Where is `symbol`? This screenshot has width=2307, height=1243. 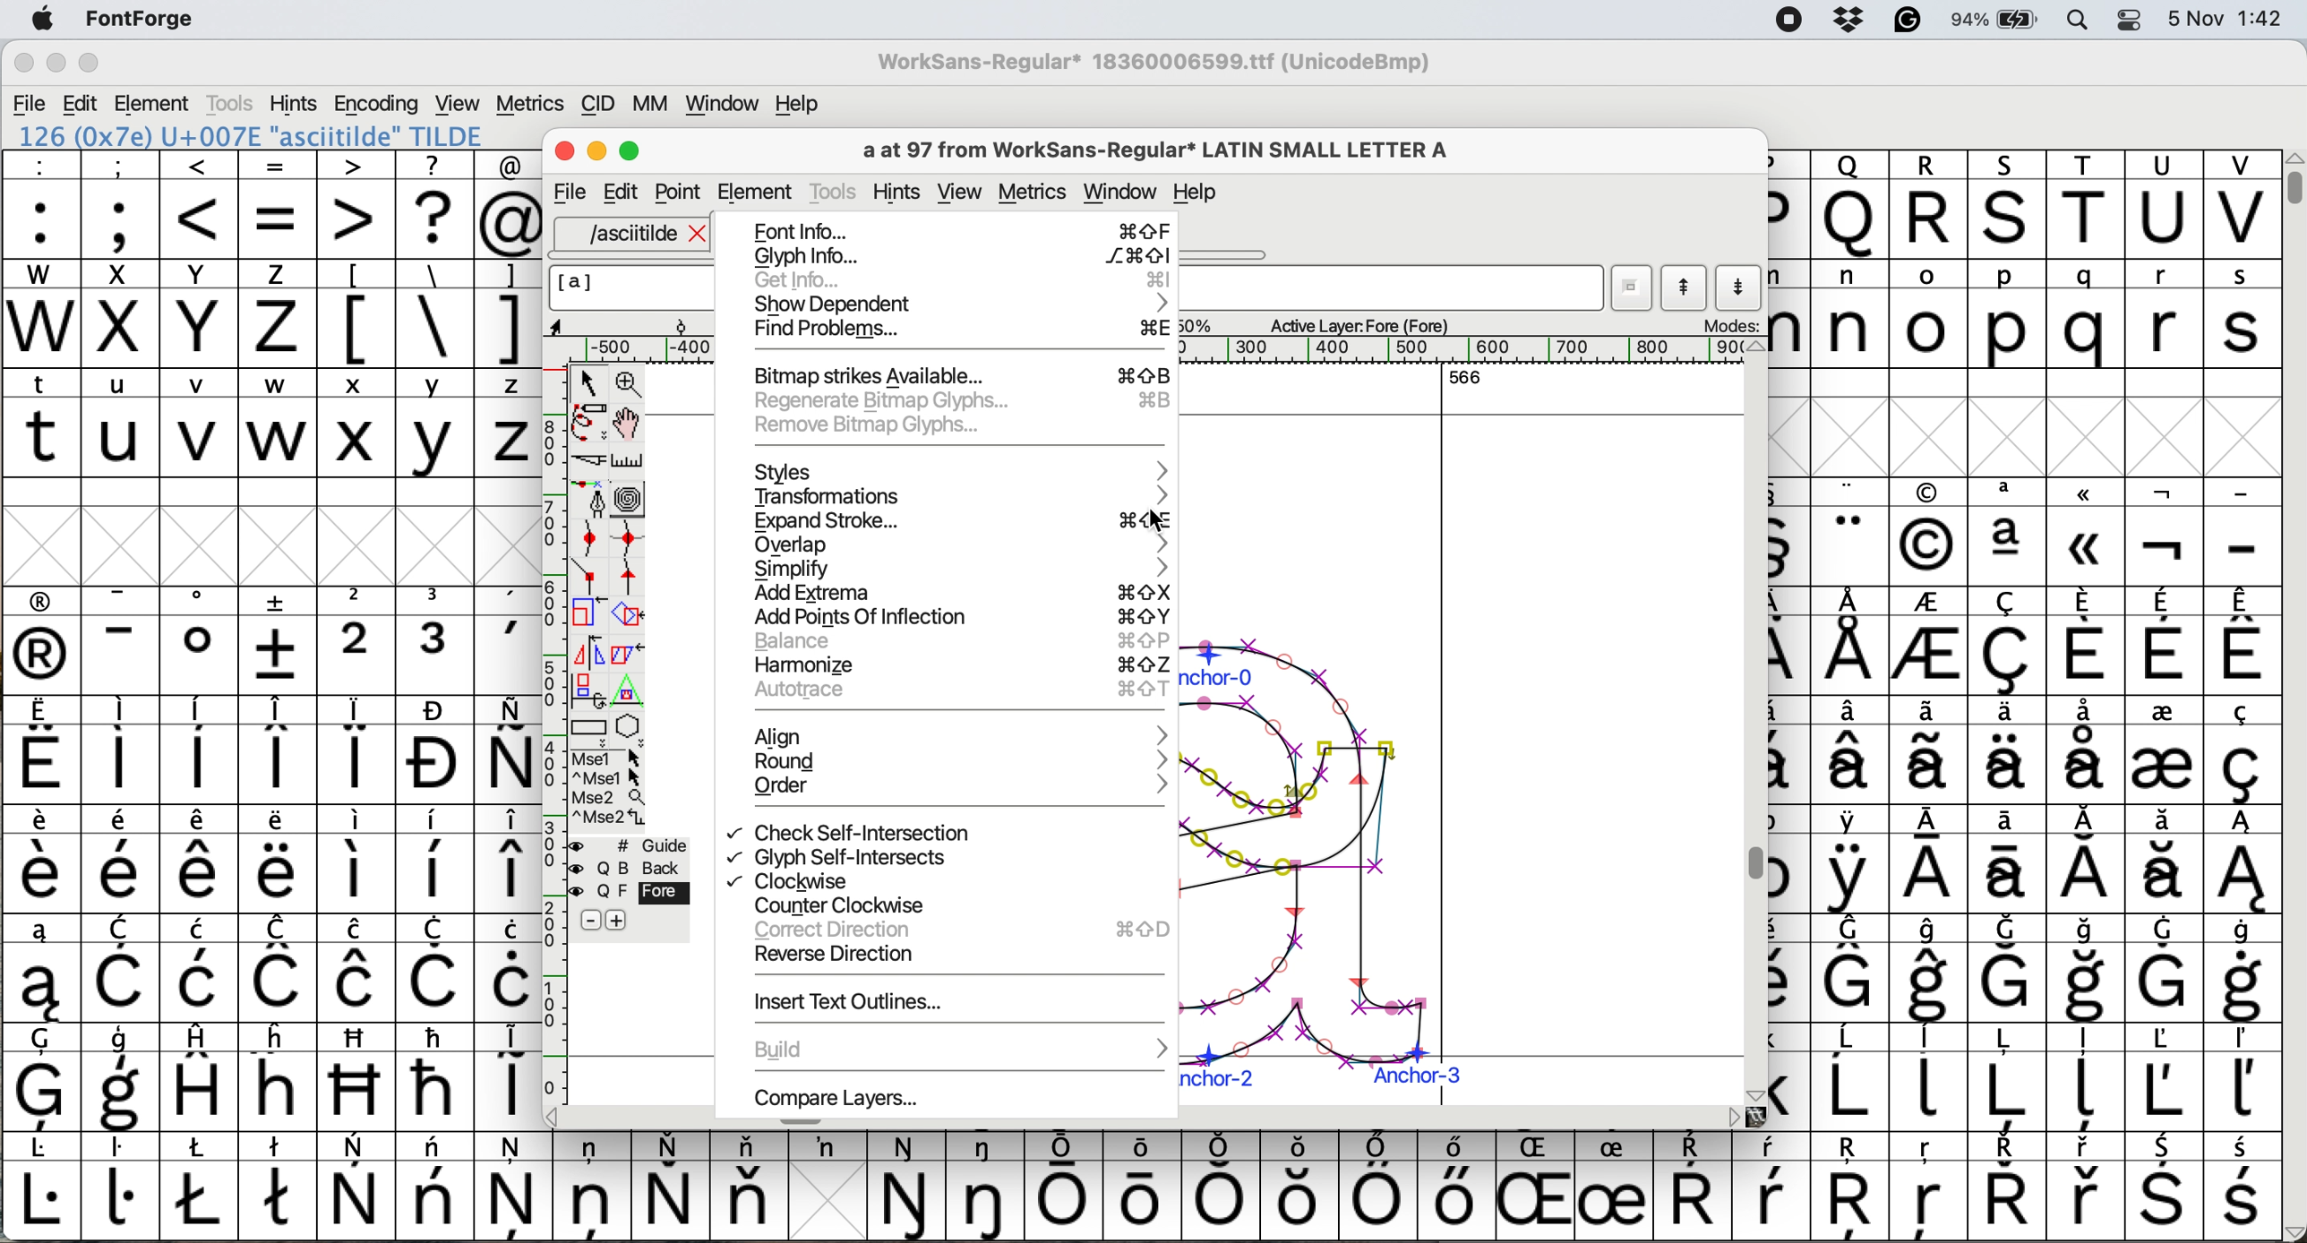
symbol is located at coordinates (2009, 532).